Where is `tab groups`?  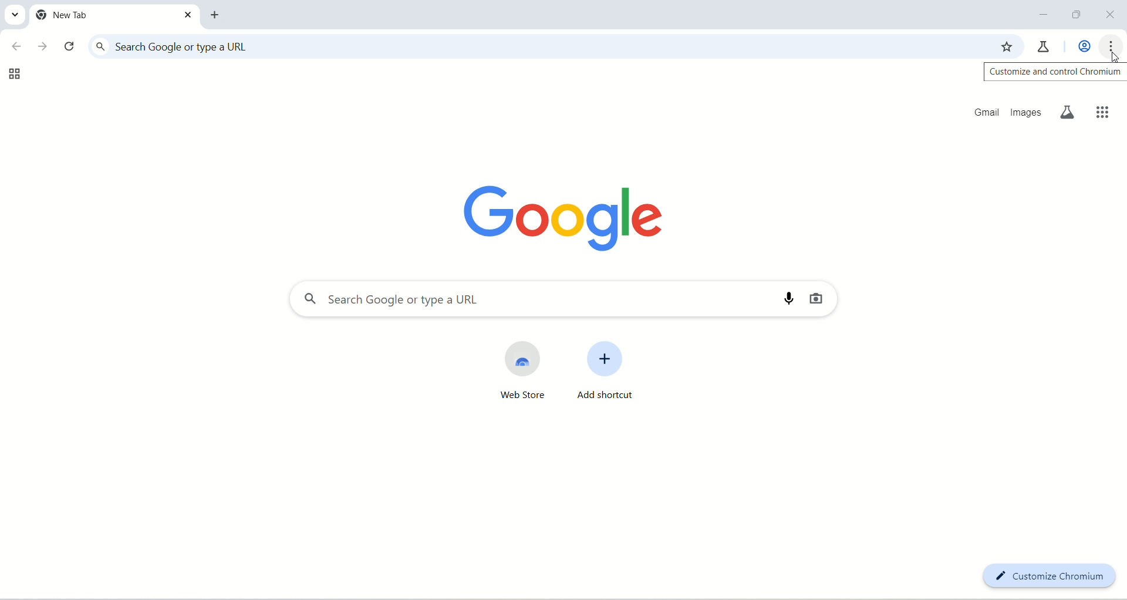 tab groups is located at coordinates (11, 75).